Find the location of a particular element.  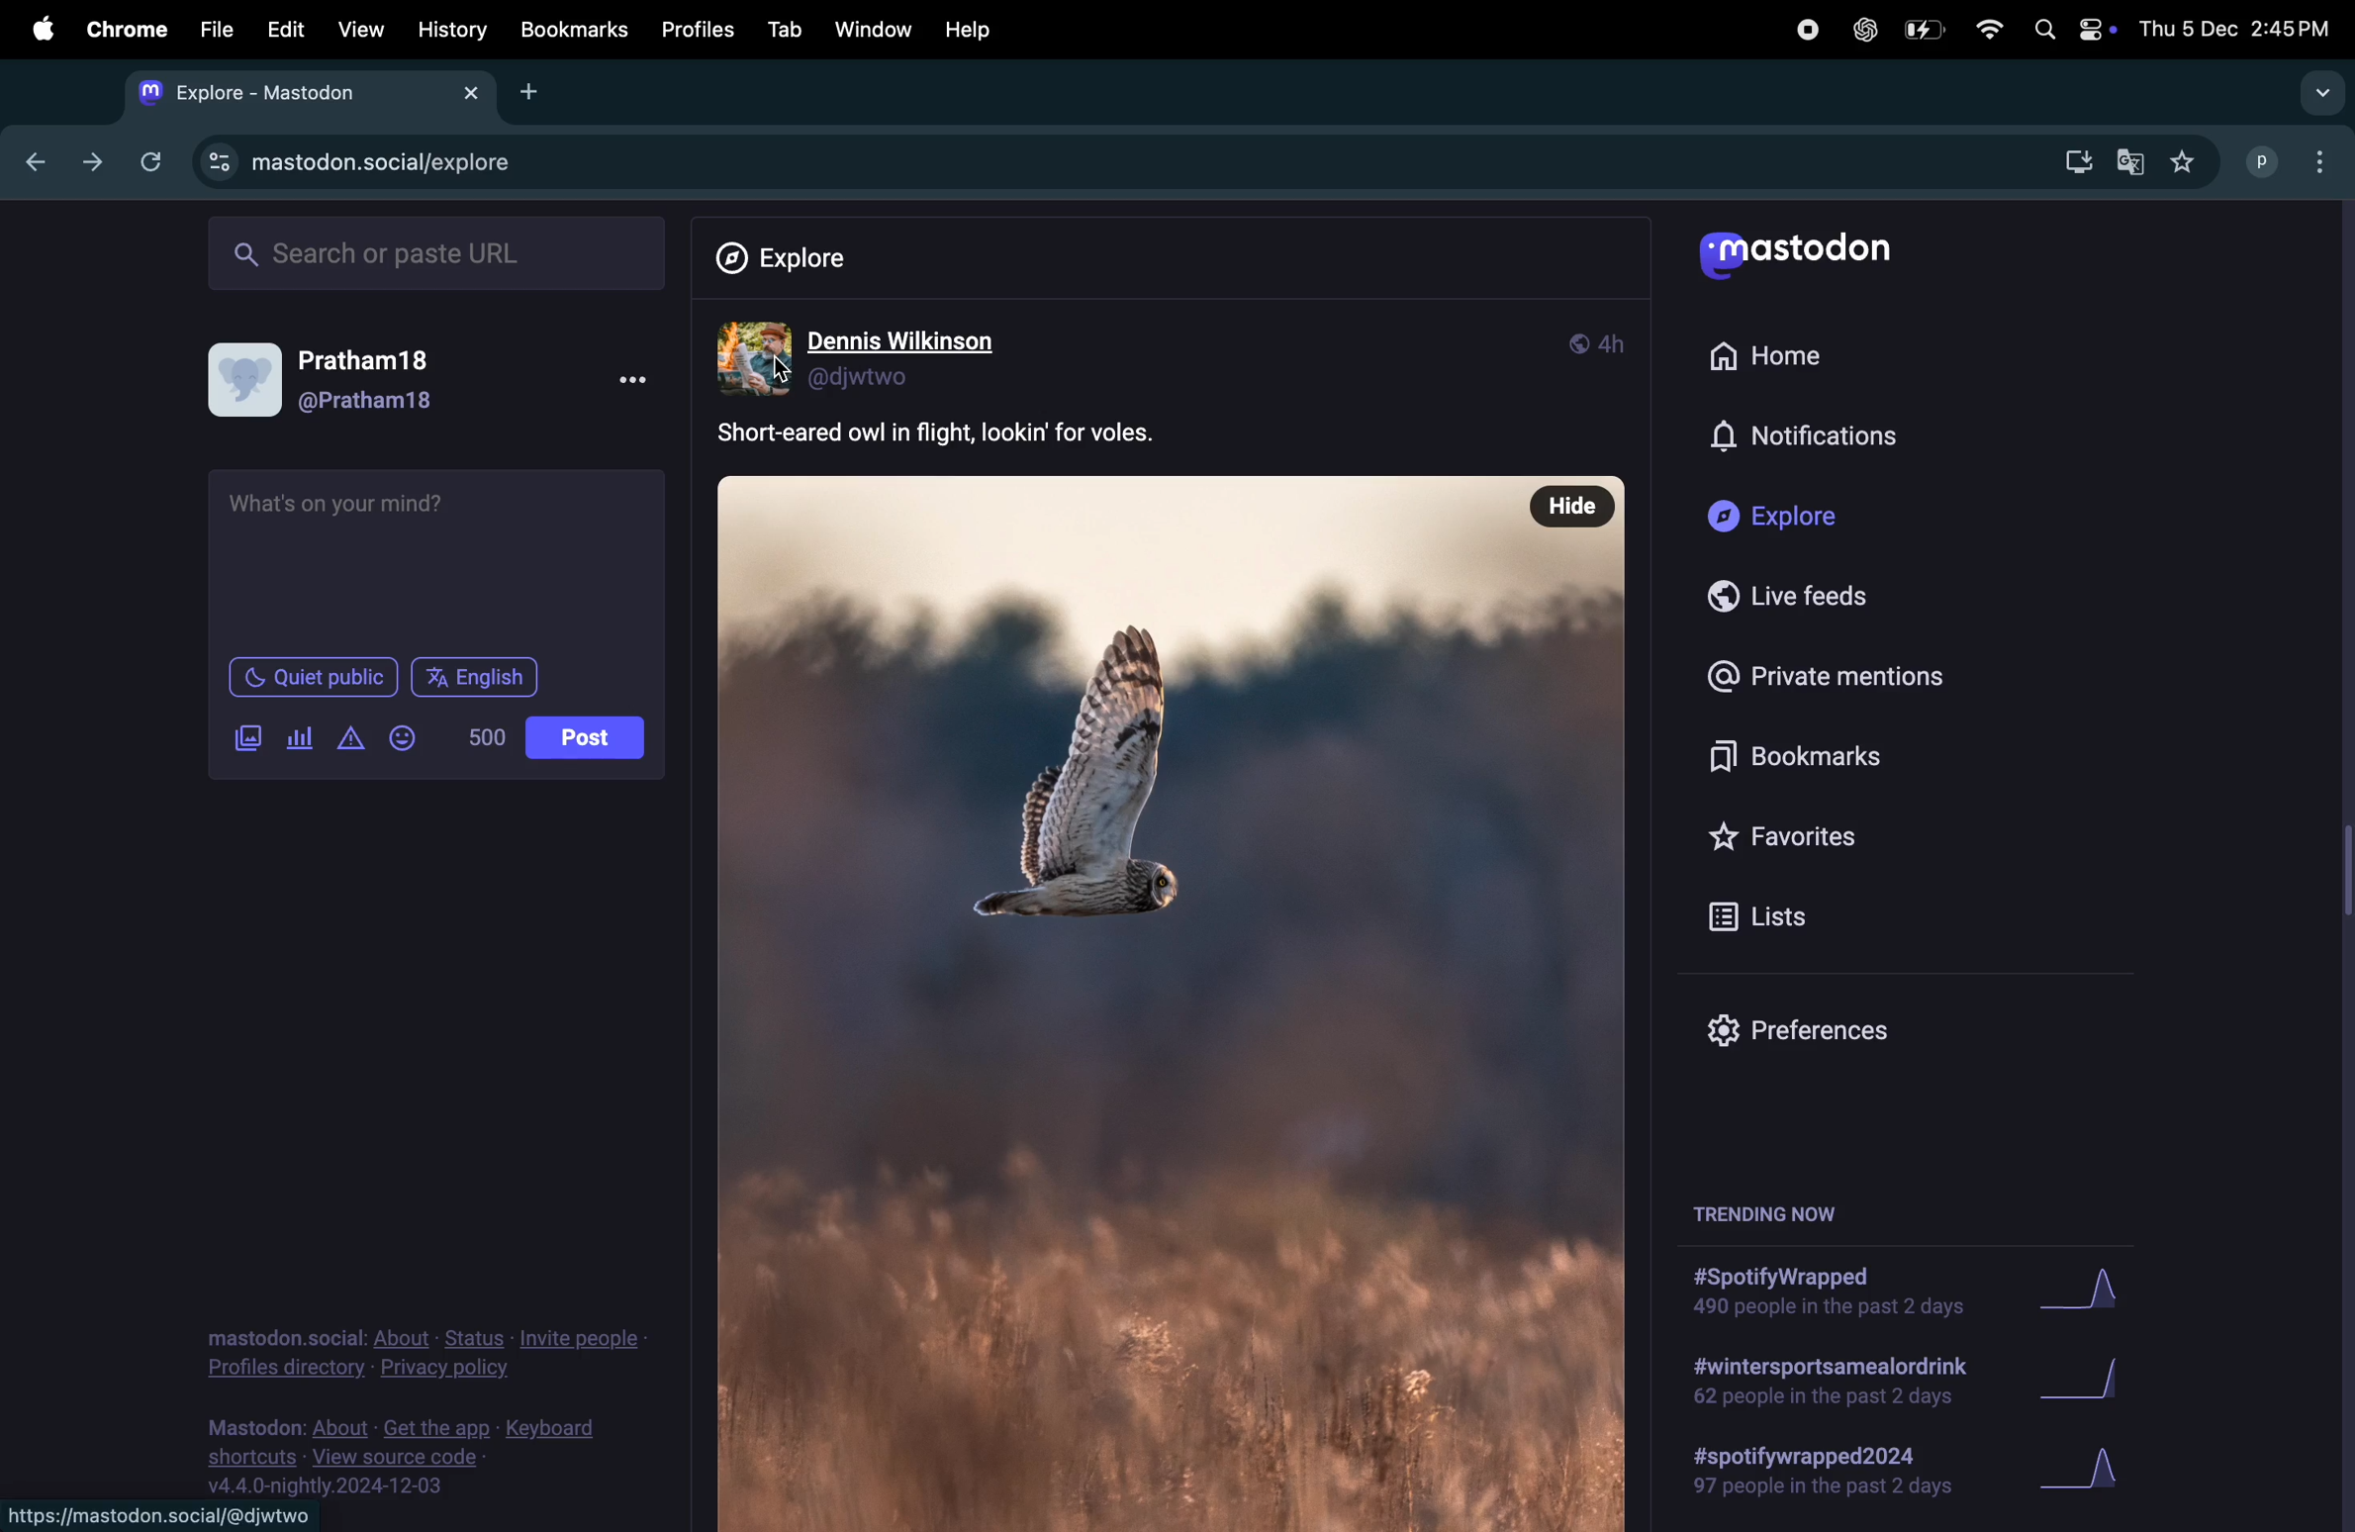

prefrences is located at coordinates (1801, 1034).